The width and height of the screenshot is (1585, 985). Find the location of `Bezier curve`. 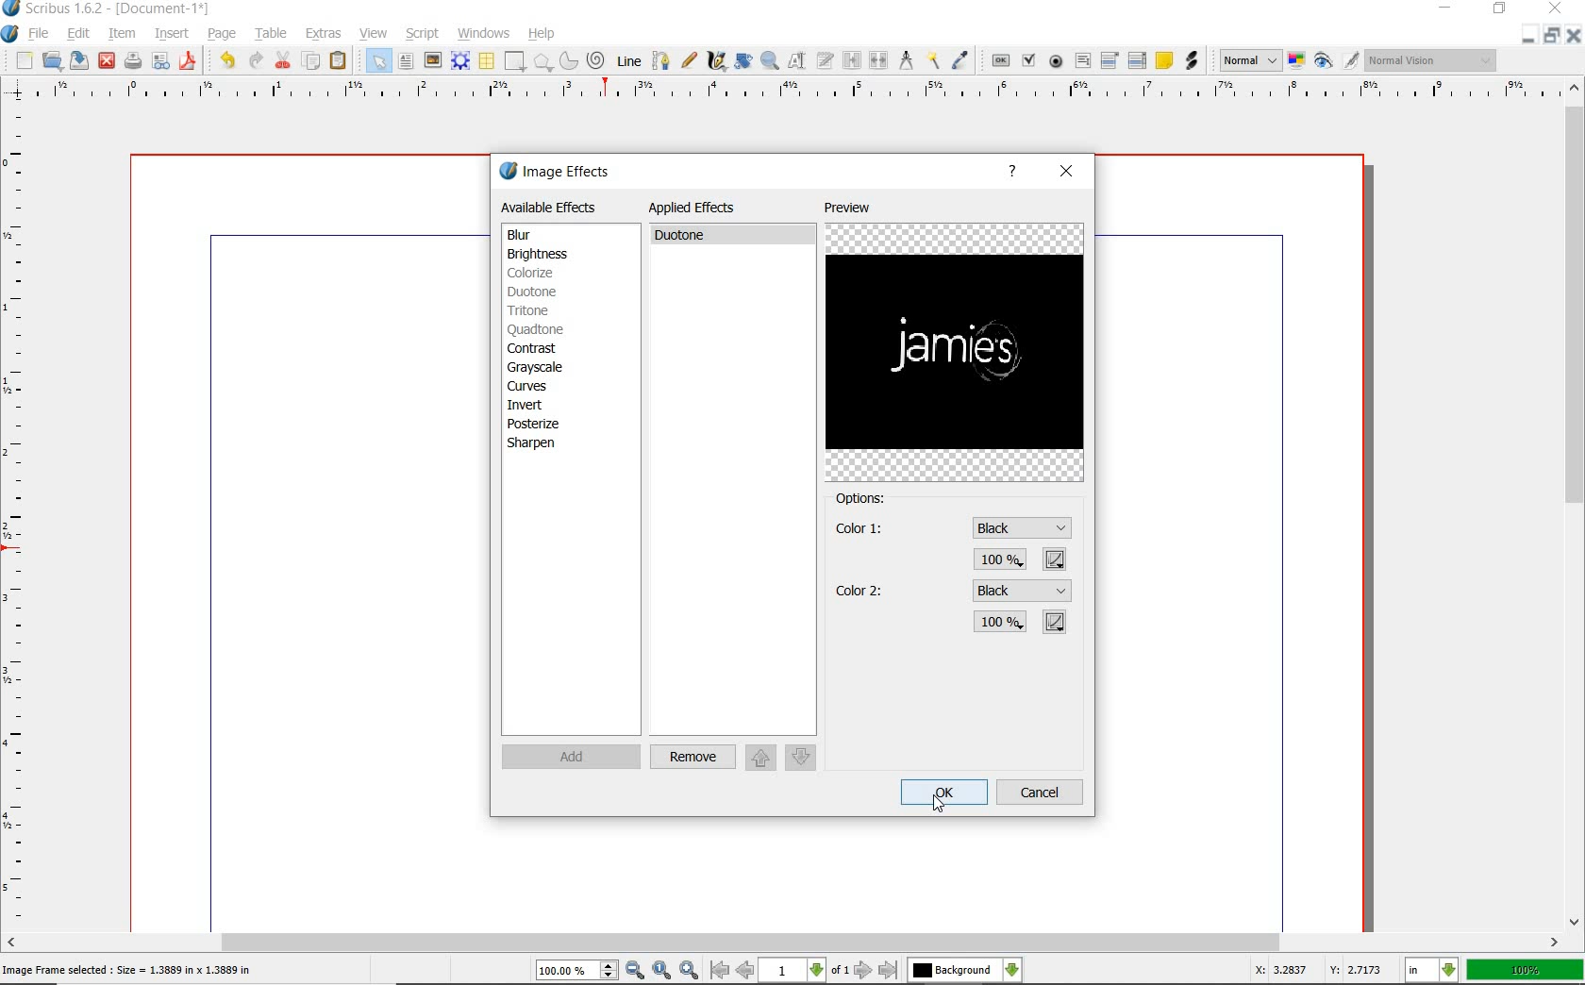

Bezier curve is located at coordinates (661, 61).